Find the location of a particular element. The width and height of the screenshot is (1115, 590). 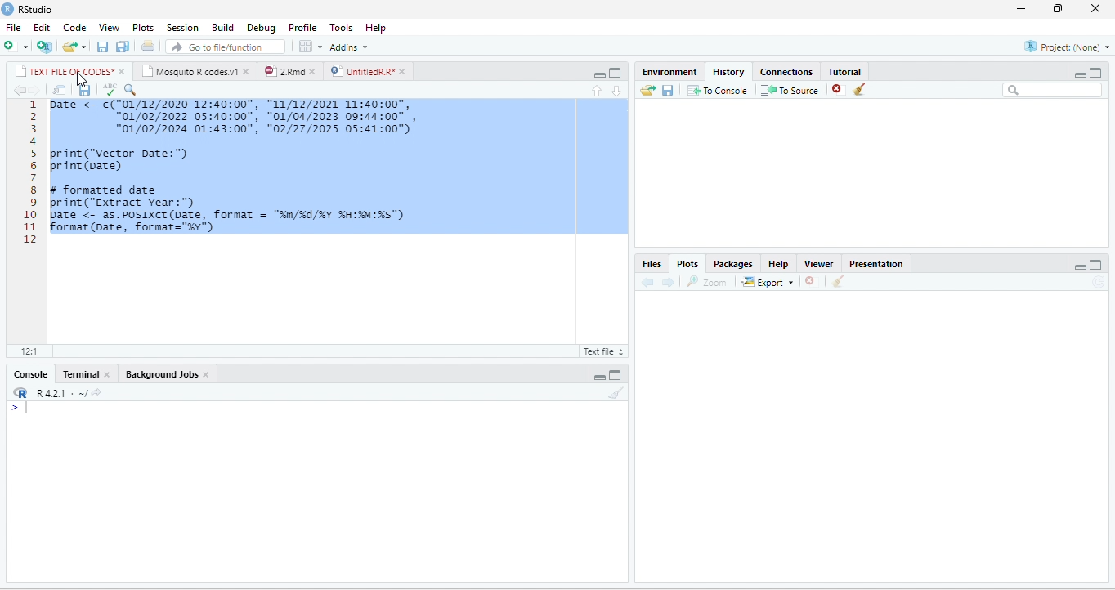

Background Jobs is located at coordinates (160, 374).